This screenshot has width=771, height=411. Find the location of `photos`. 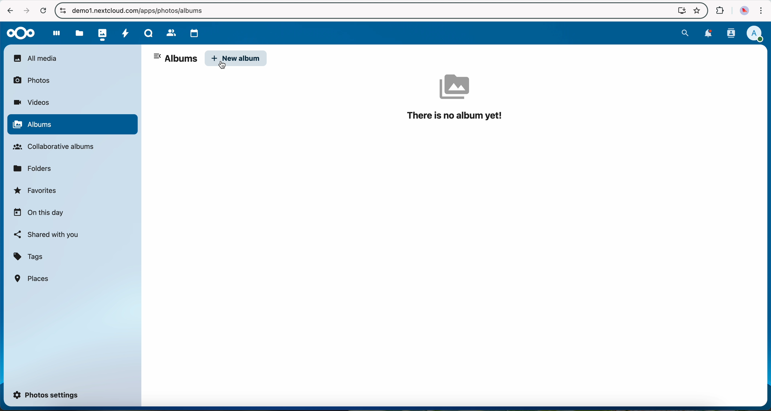

photos is located at coordinates (101, 33).